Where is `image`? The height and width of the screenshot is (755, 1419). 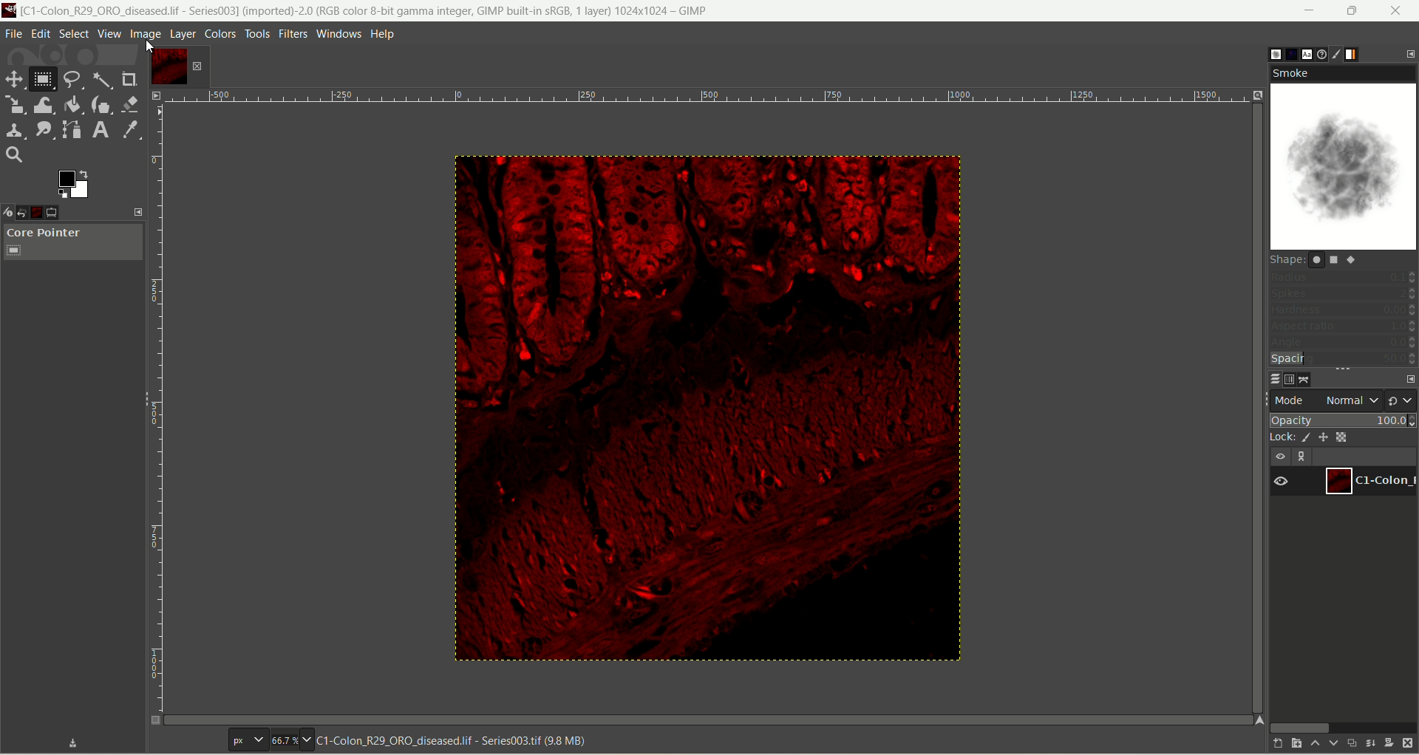
image is located at coordinates (707, 403).